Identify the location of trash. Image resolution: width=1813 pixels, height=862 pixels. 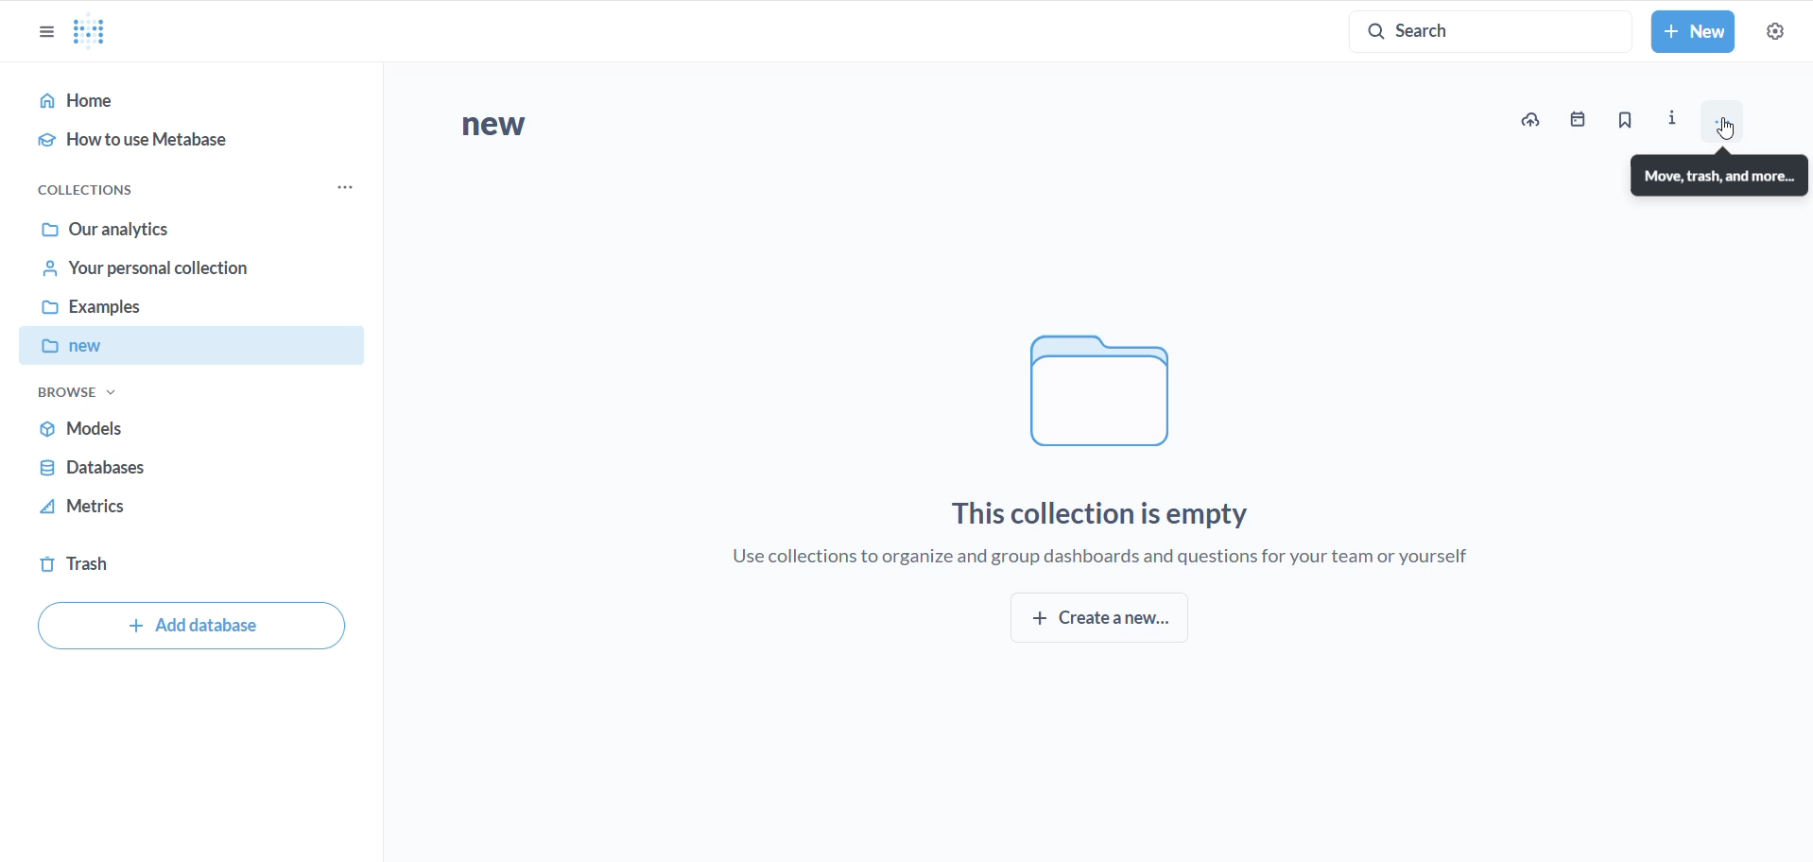
(93, 566).